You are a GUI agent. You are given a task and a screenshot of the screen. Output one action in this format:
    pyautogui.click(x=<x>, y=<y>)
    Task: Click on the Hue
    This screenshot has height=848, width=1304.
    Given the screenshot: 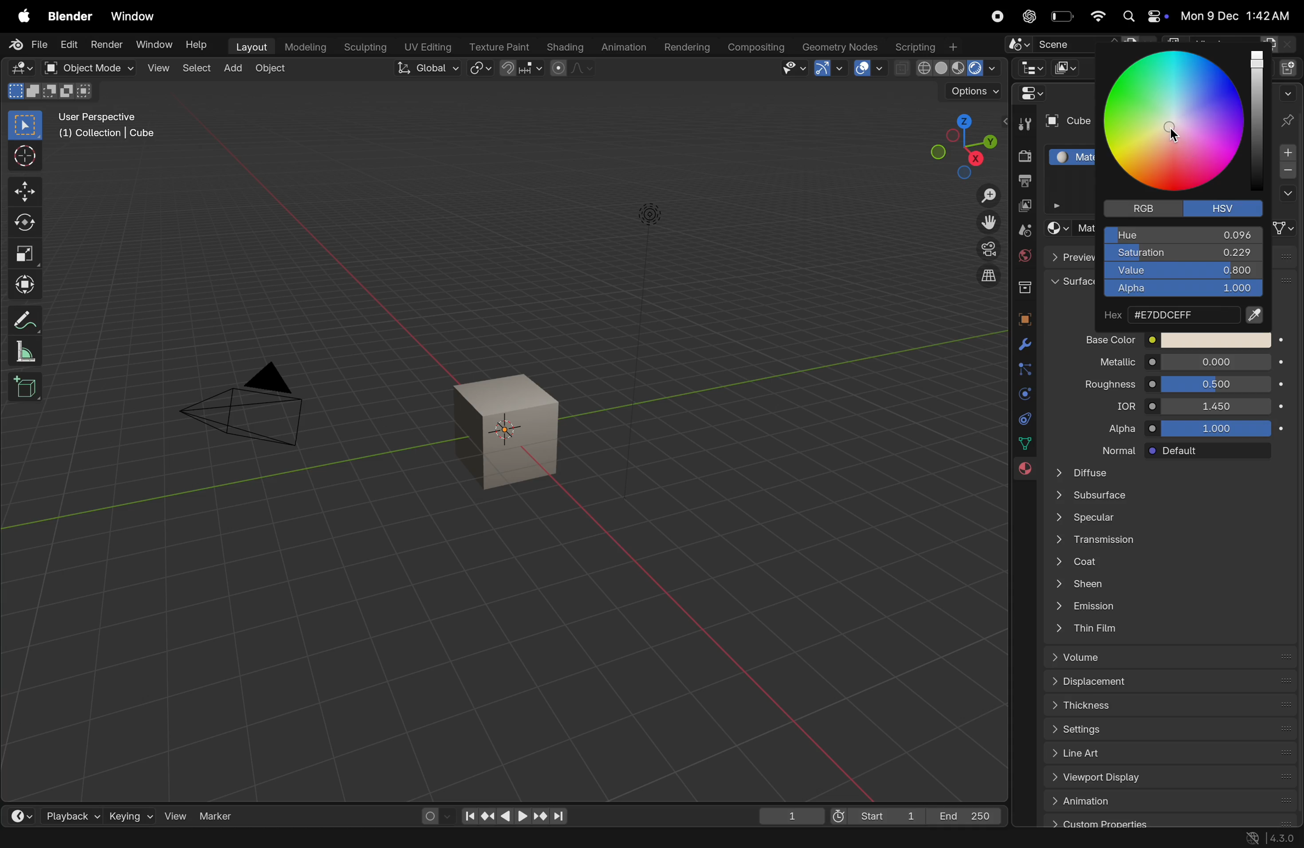 What is the action you would take?
    pyautogui.click(x=1183, y=235)
    